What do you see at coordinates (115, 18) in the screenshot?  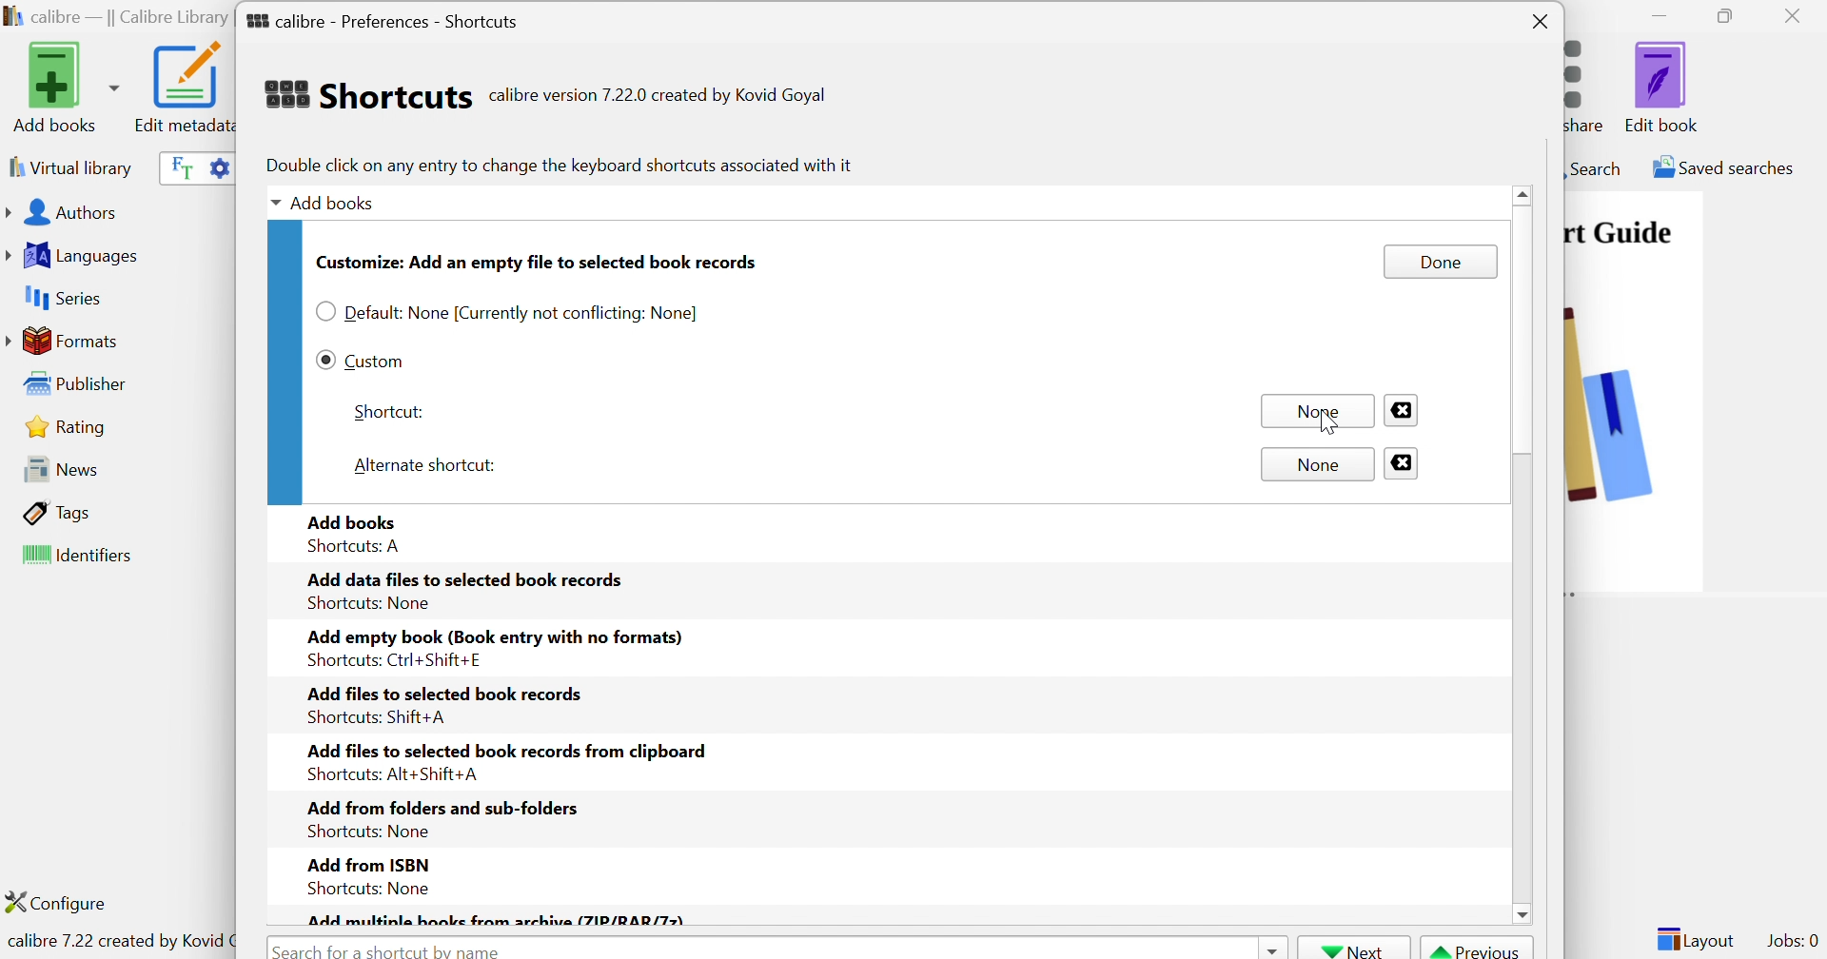 I see `calibre - || Calibre Library ||` at bounding box center [115, 18].